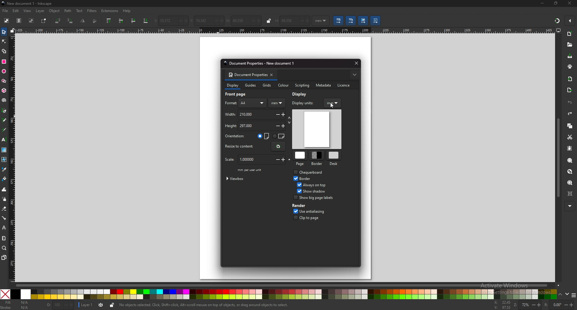 Image resolution: width=577 pixels, height=310 pixels. Describe the element at coordinates (122, 21) in the screenshot. I see `raise selection one step` at that location.